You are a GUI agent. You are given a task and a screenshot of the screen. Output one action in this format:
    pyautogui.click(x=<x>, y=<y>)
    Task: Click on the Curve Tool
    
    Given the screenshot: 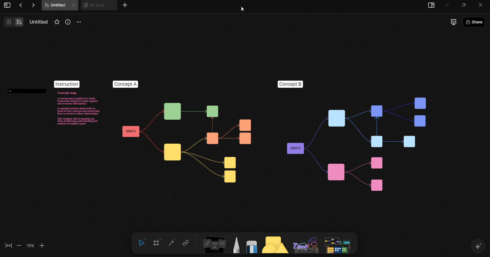 What is the action you would take?
    pyautogui.click(x=171, y=243)
    